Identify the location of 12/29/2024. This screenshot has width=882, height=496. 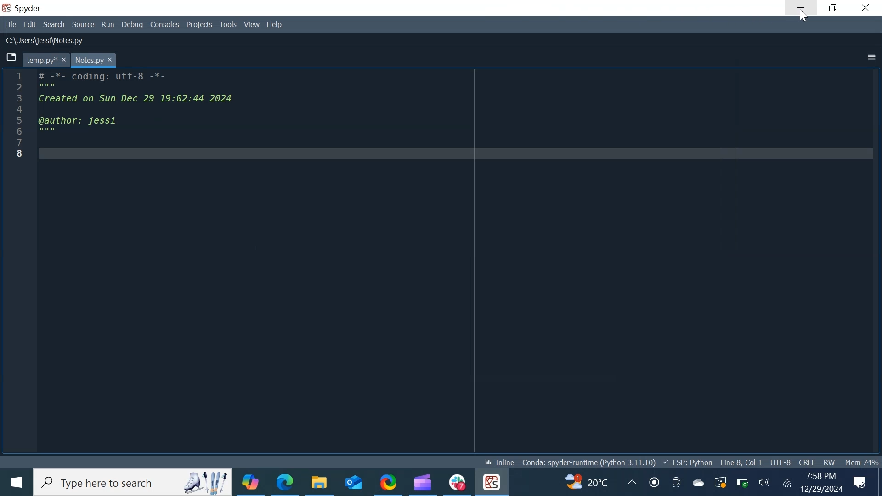
(823, 489).